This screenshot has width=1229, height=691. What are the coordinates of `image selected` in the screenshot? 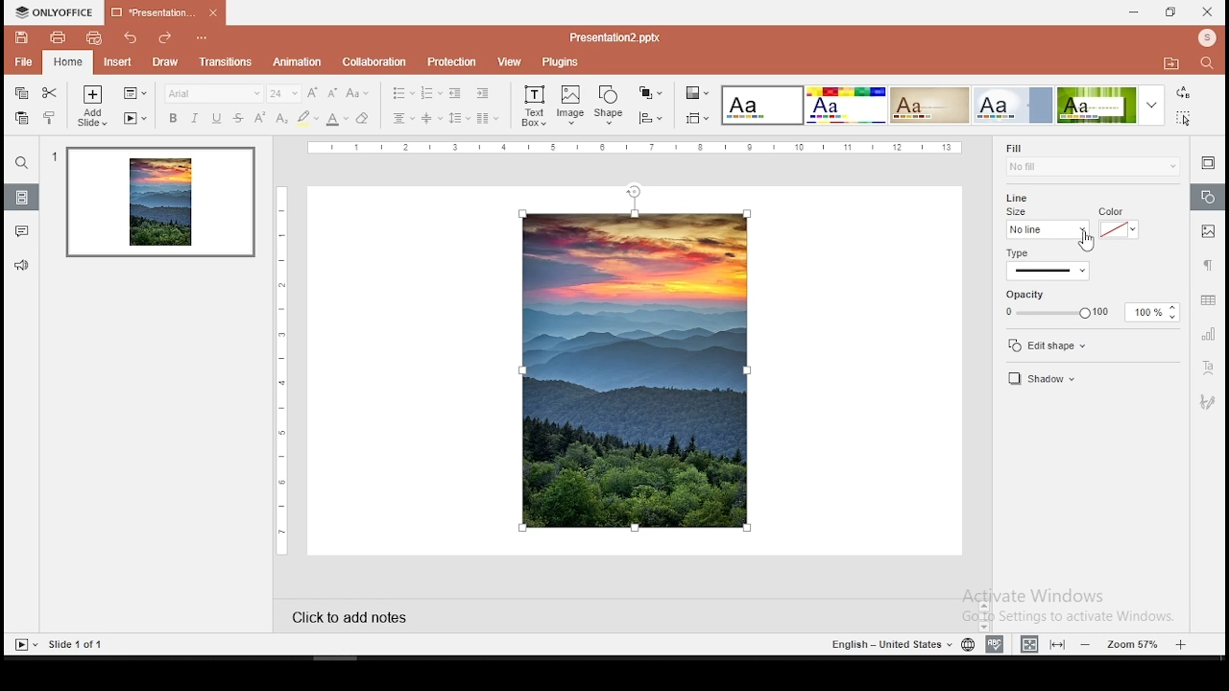 It's located at (636, 369).